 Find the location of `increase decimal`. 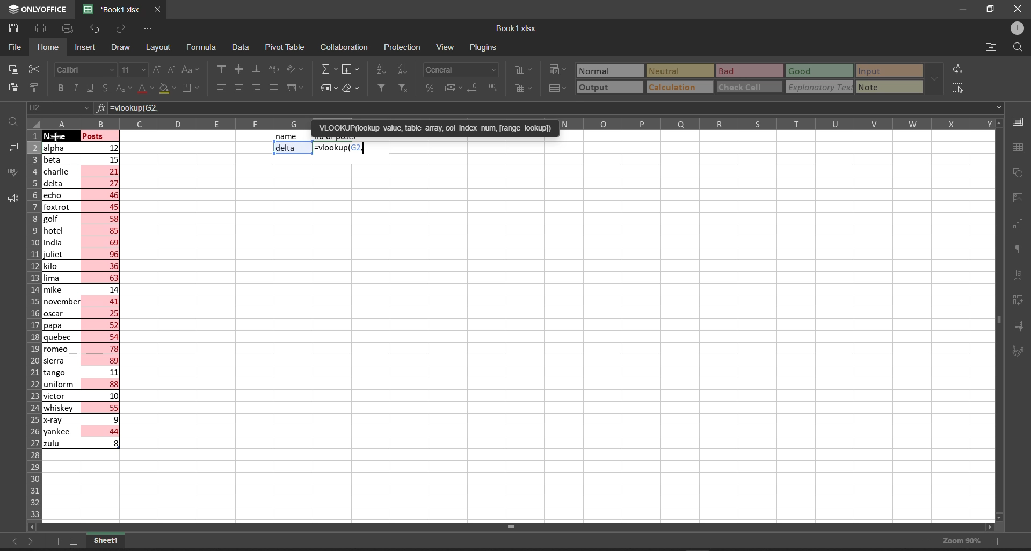

increase decimal is located at coordinates (494, 89).